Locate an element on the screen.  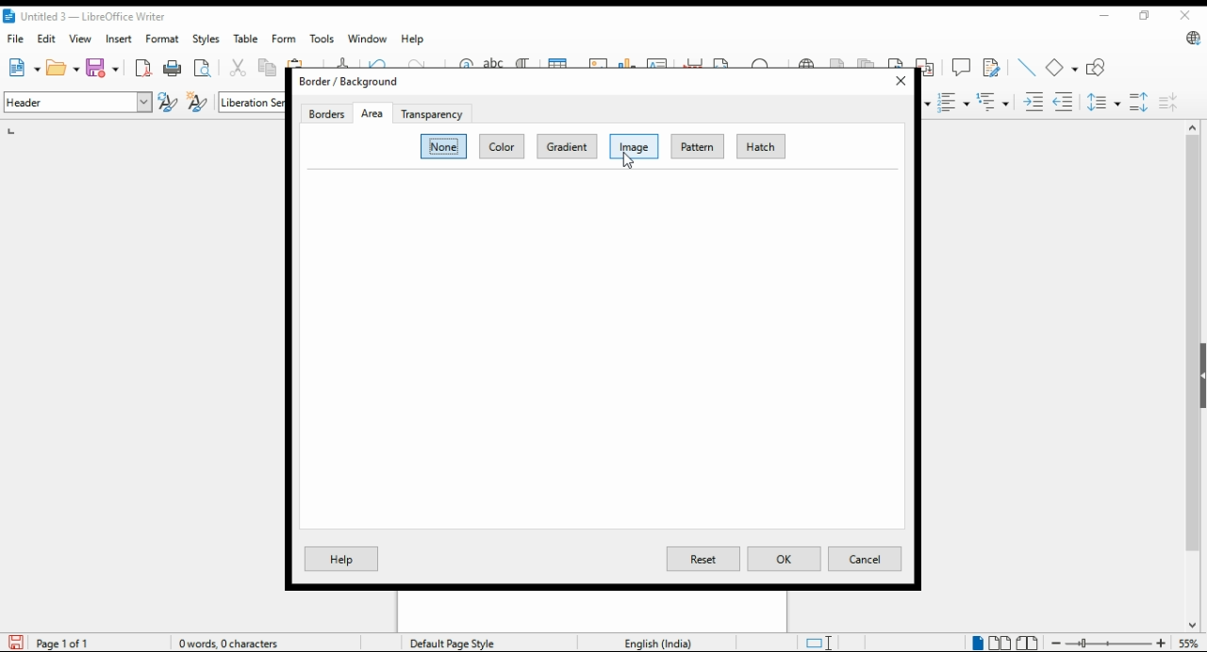
gradient is located at coordinates (564, 146).